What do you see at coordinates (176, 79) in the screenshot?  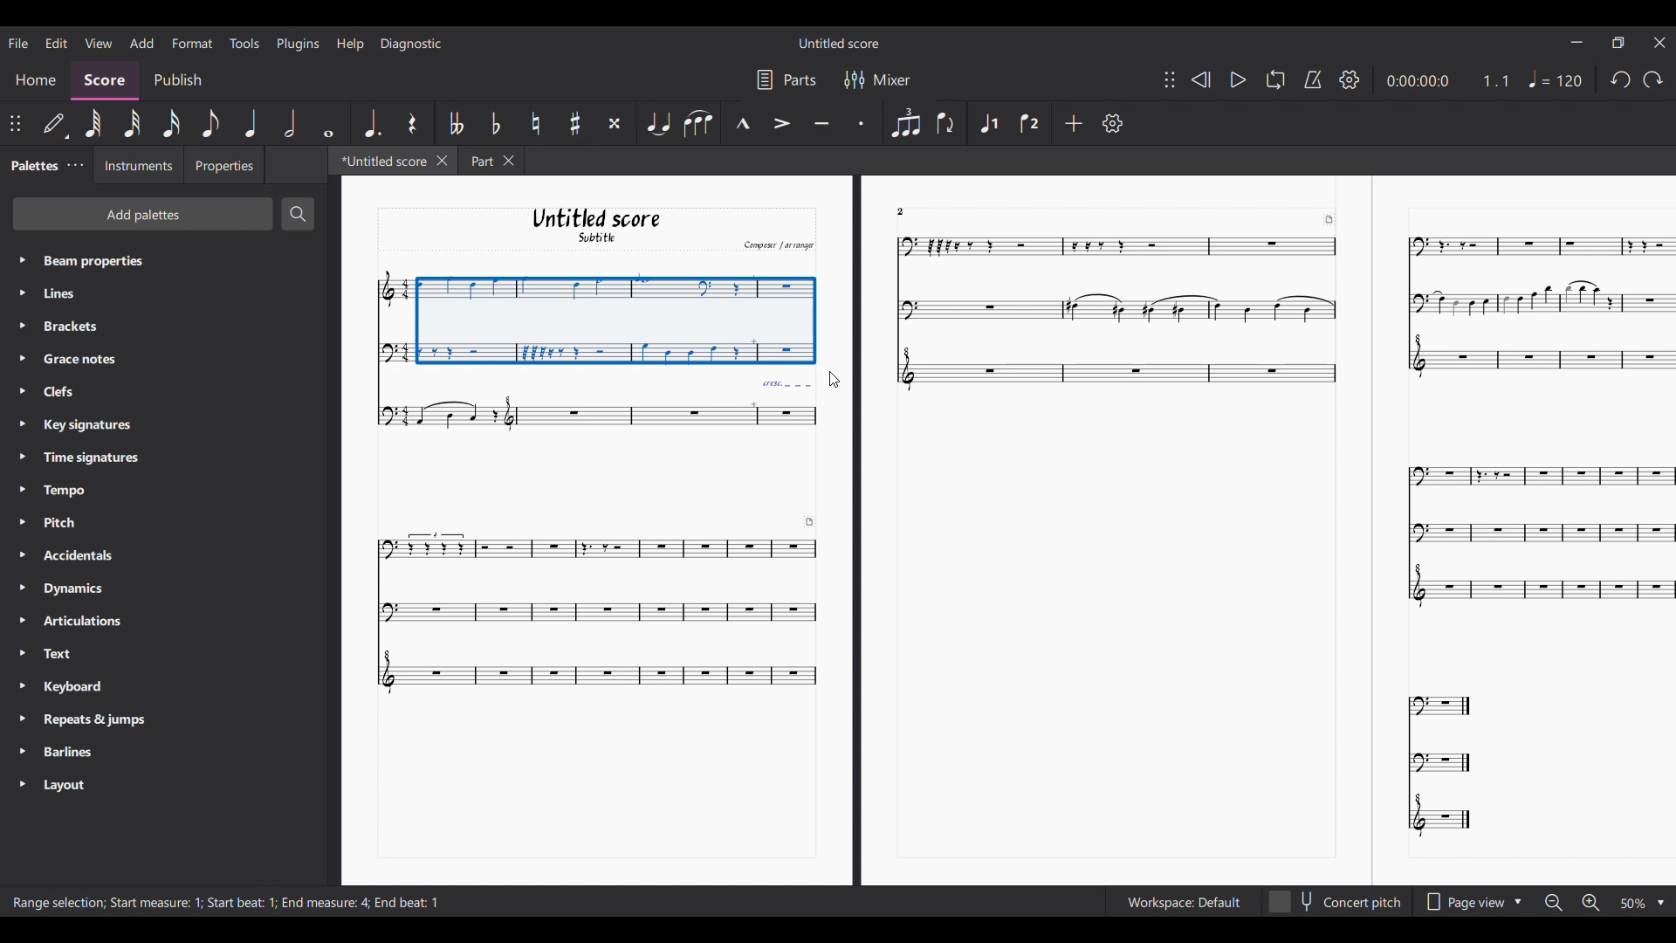 I see `Publish` at bounding box center [176, 79].